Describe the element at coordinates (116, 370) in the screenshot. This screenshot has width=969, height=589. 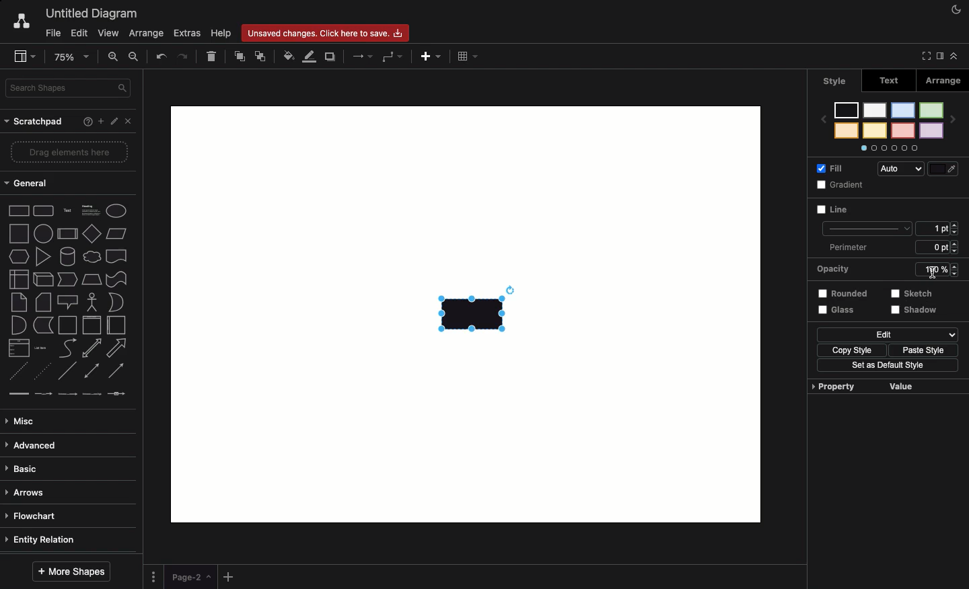
I see `directional connector` at that location.